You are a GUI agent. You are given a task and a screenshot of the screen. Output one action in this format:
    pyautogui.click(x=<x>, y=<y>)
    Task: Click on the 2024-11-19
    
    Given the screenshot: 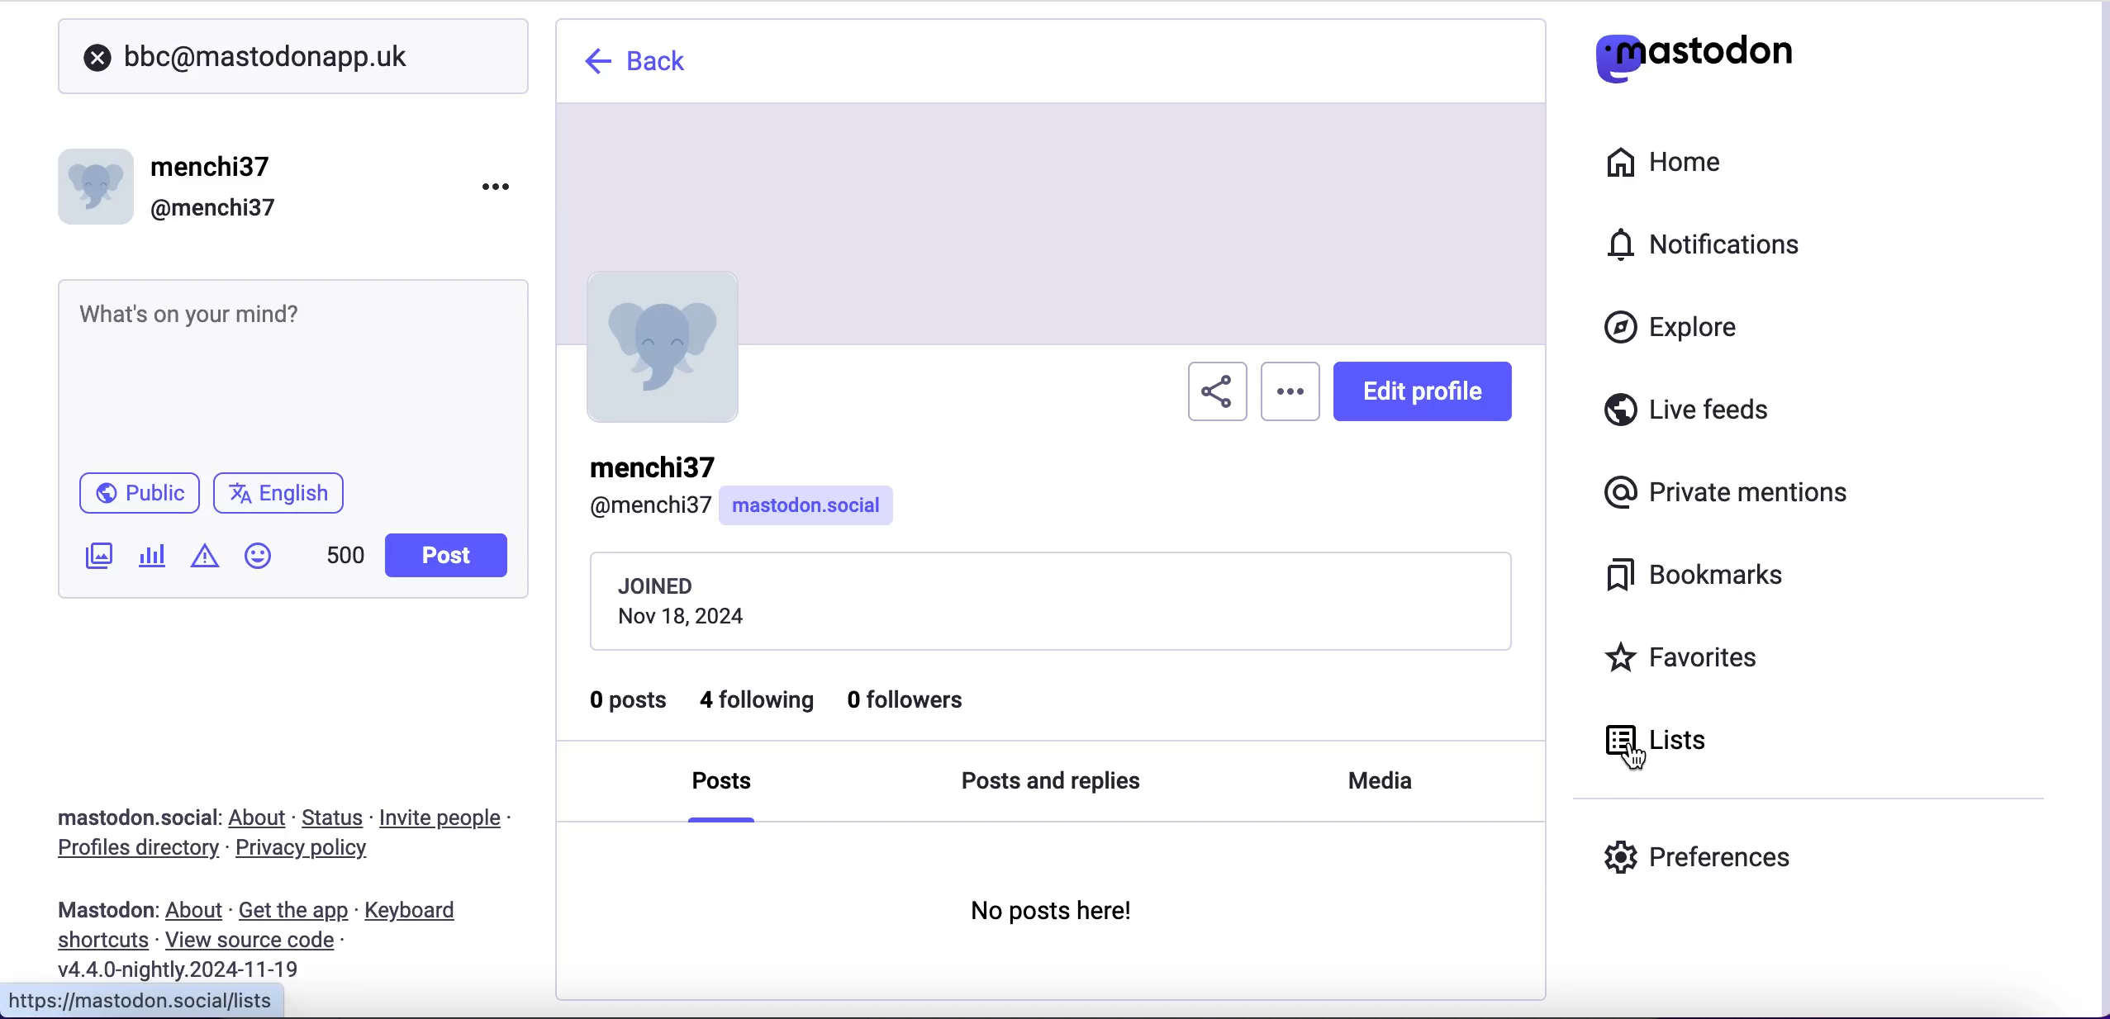 What is the action you would take?
    pyautogui.click(x=191, y=969)
    